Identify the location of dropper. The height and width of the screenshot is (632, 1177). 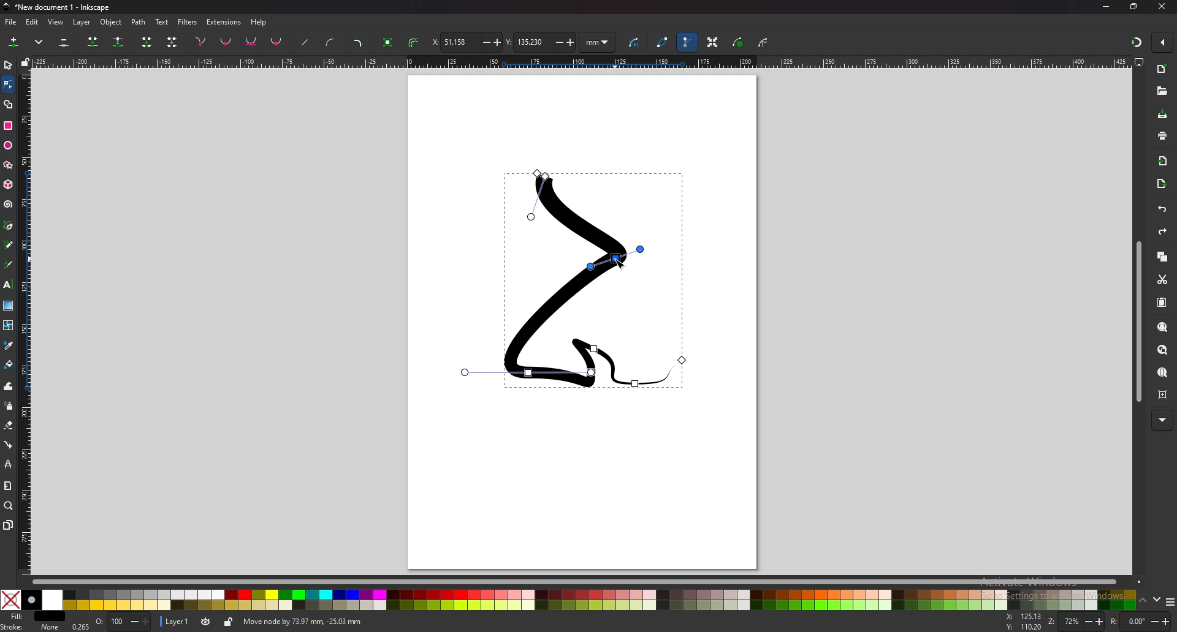
(9, 345).